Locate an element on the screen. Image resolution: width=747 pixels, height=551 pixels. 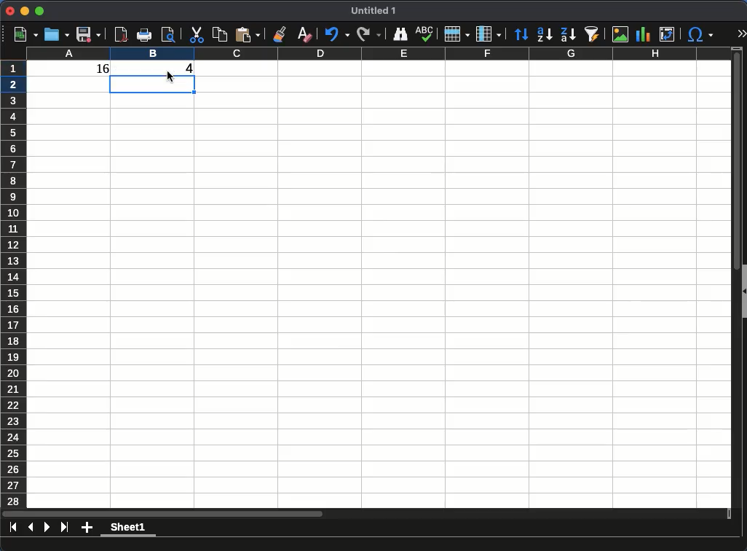
open is located at coordinates (55, 35).